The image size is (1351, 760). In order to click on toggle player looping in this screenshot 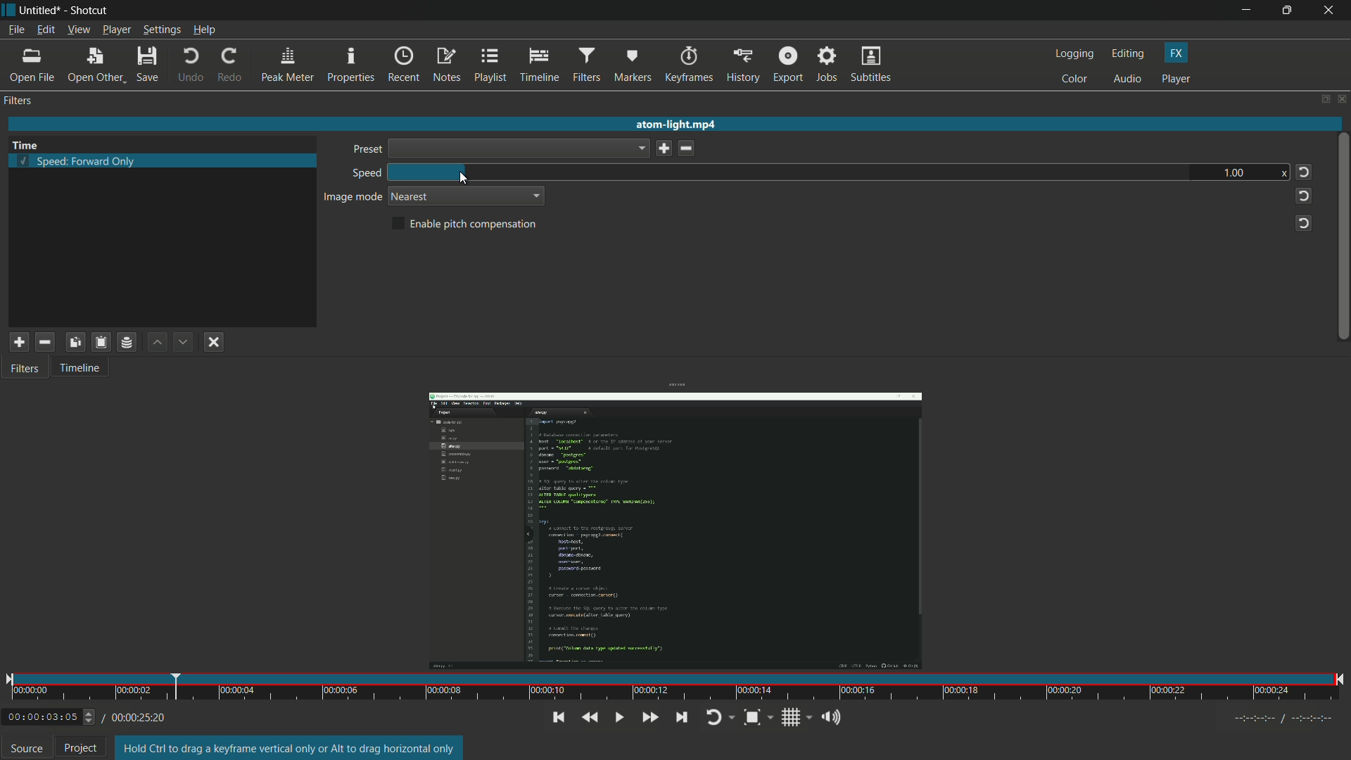, I will do `click(720, 717)`.